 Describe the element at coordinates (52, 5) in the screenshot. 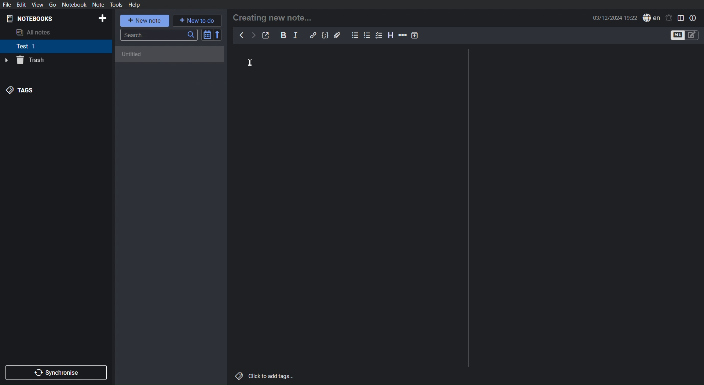

I see `Go` at that location.